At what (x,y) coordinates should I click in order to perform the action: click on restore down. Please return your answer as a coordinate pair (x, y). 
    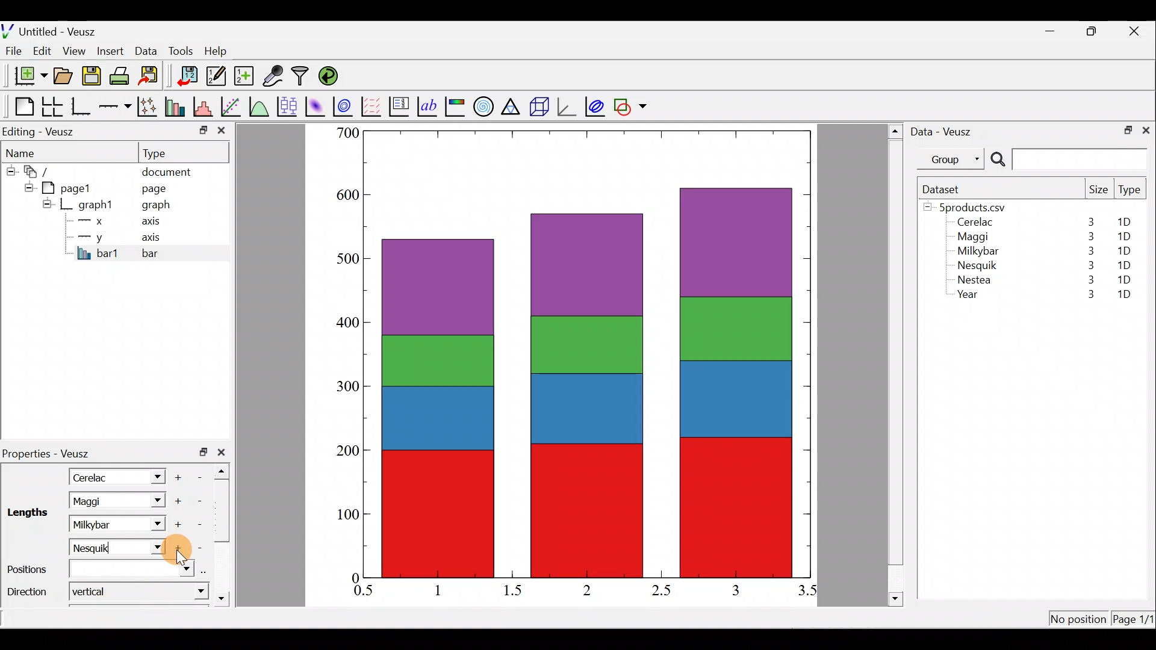
    Looking at the image, I should click on (1093, 31).